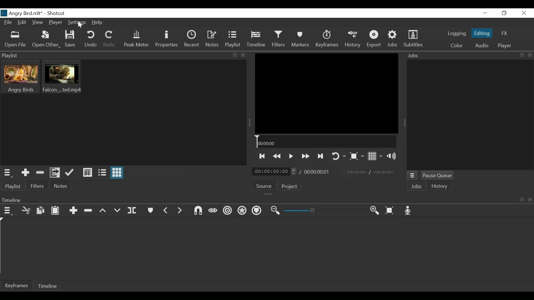 Image resolution: width=534 pixels, height=300 pixels. I want to click on Shotcut, so click(57, 14).